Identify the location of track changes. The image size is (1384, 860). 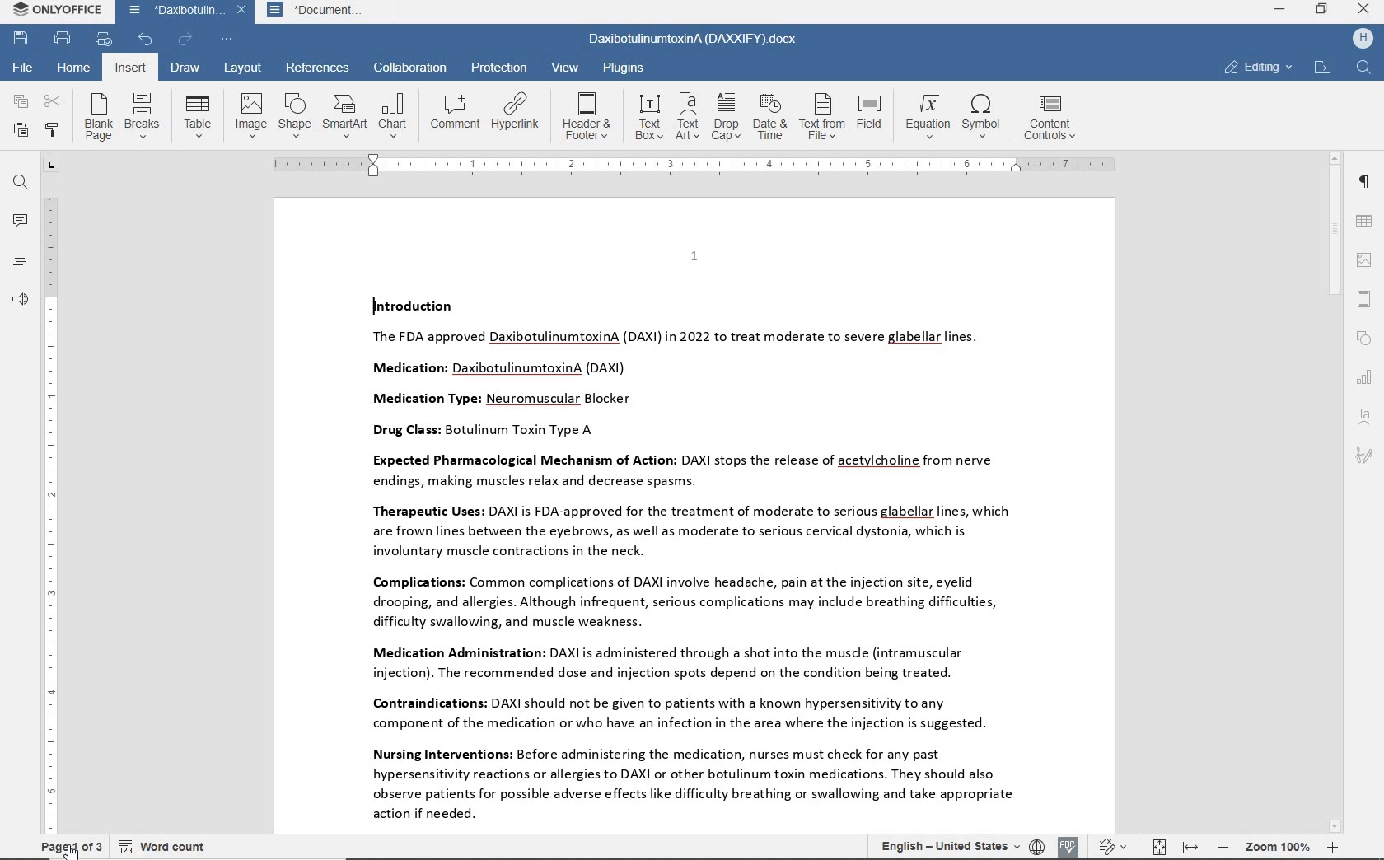
(1111, 848).